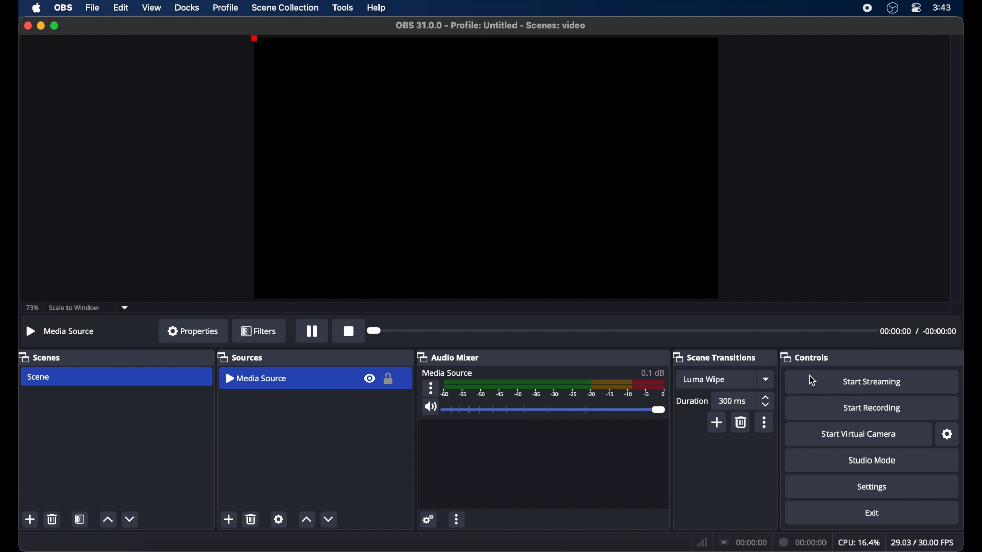 This screenshot has height=552, width=982. I want to click on Media Source, so click(61, 332).